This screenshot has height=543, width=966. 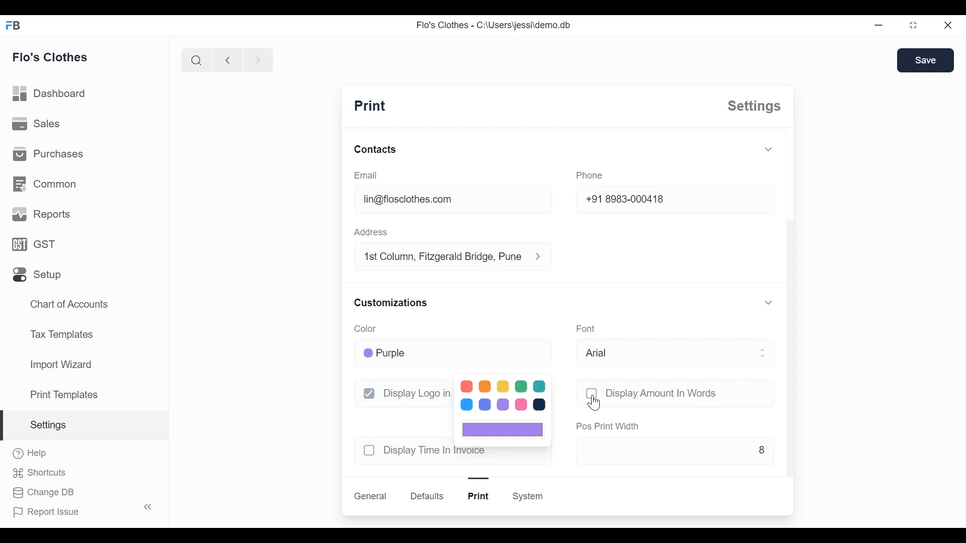 I want to click on address, so click(x=370, y=232).